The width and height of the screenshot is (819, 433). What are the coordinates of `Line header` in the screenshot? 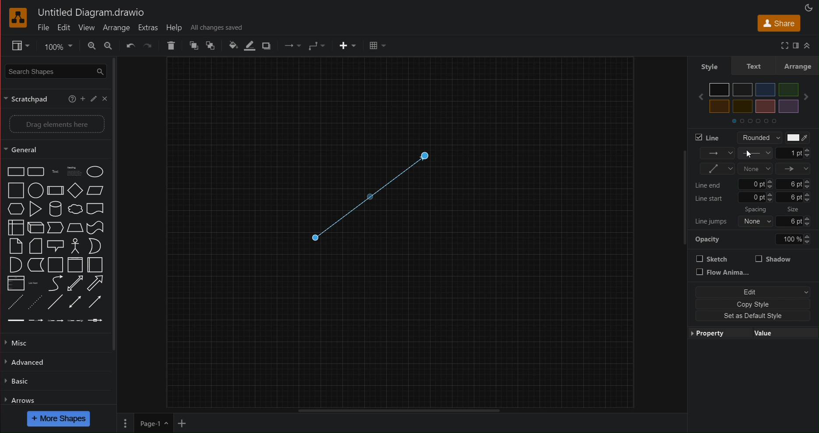 It's located at (794, 169).